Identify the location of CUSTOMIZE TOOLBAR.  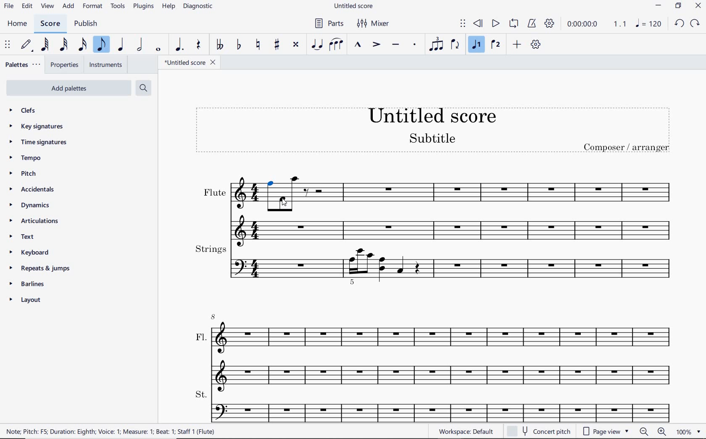
(537, 45).